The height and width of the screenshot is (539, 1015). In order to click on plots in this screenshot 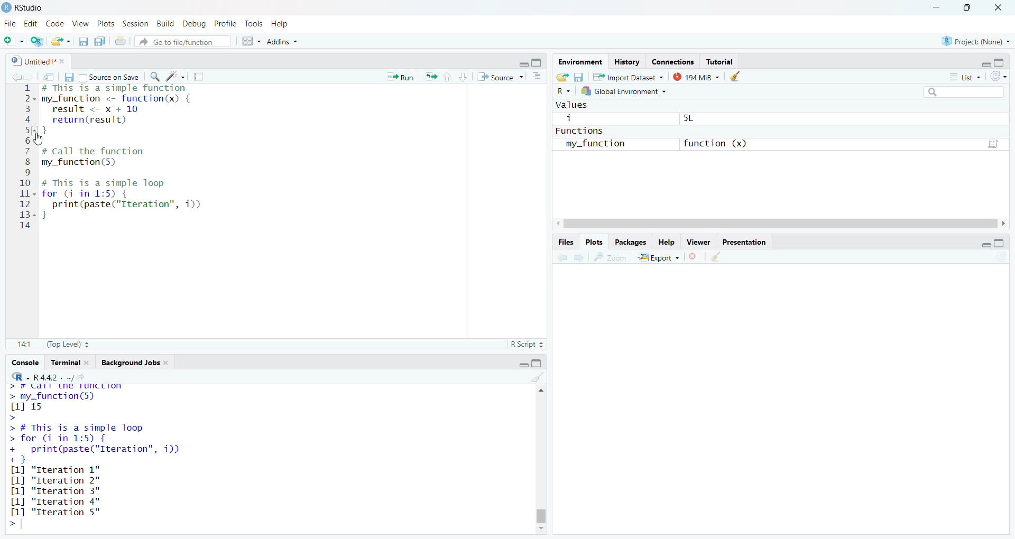, I will do `click(595, 243)`.